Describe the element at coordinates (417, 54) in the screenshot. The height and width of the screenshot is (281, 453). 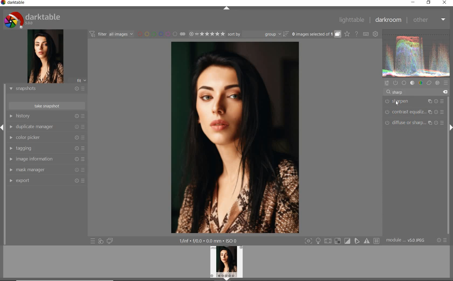
I see `WAVEFORM` at that location.